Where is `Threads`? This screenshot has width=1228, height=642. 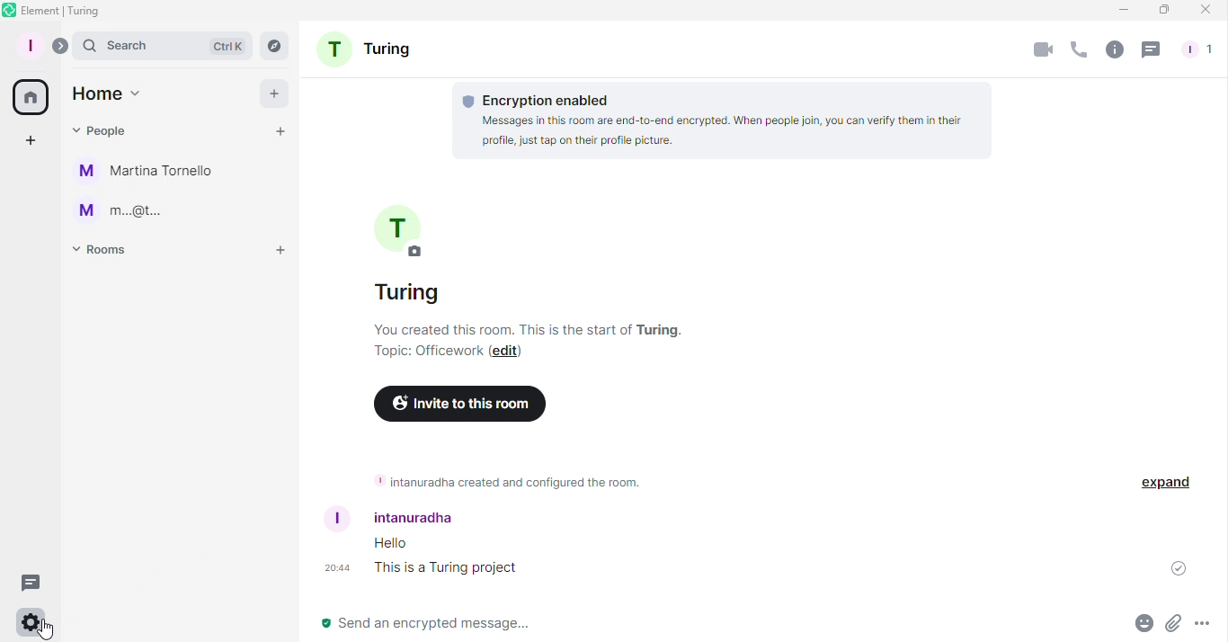 Threads is located at coordinates (34, 582).